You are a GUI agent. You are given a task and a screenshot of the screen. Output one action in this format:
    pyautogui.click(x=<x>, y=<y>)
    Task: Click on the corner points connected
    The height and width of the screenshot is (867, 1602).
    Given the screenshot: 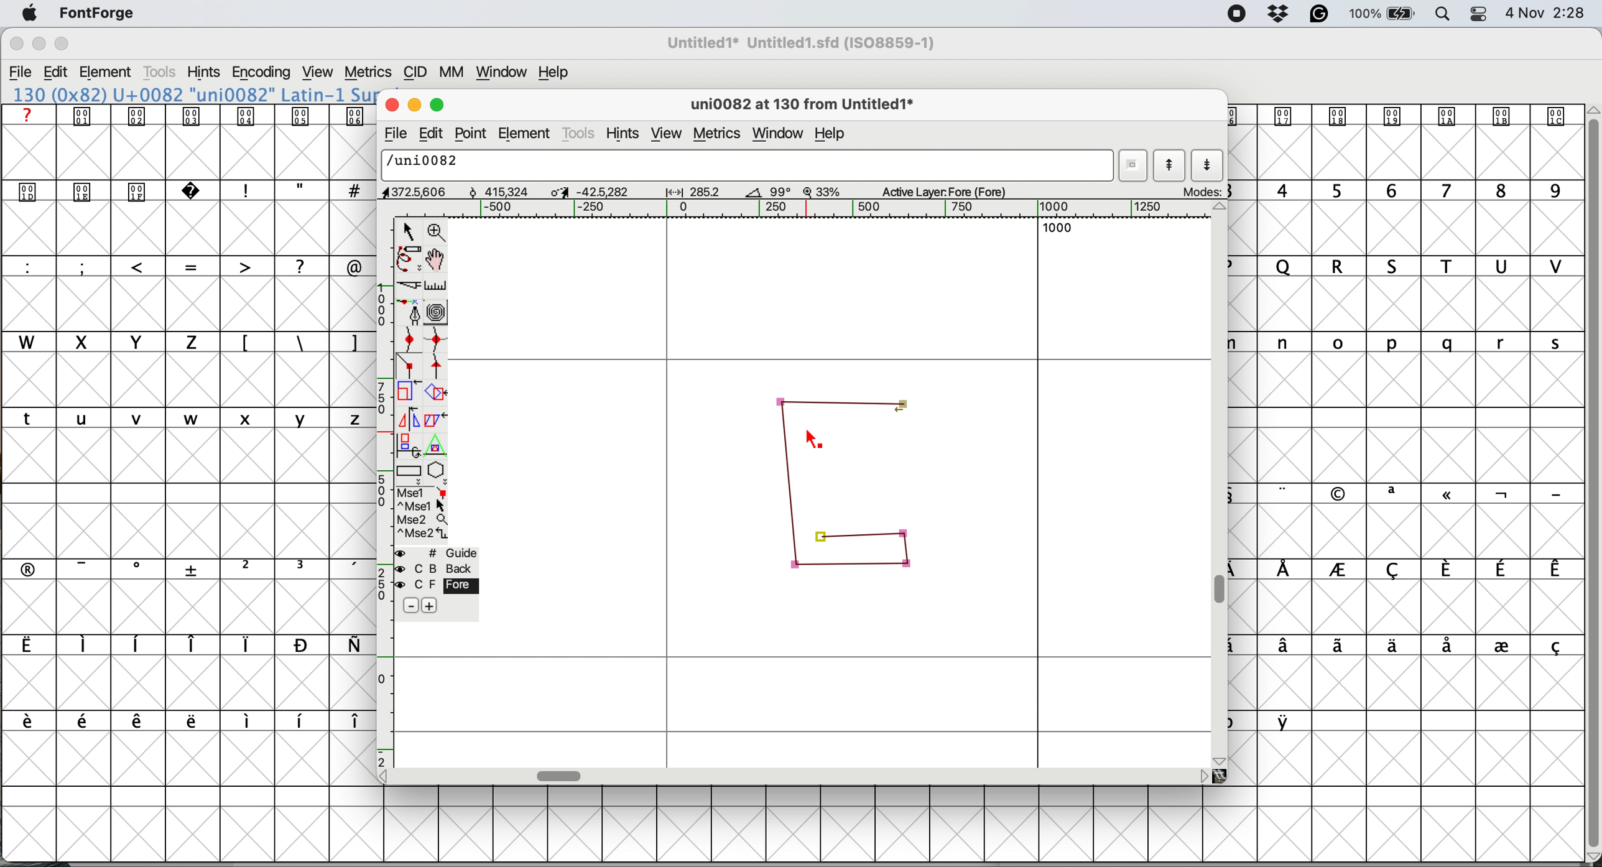 What is the action you would take?
    pyautogui.click(x=909, y=554)
    